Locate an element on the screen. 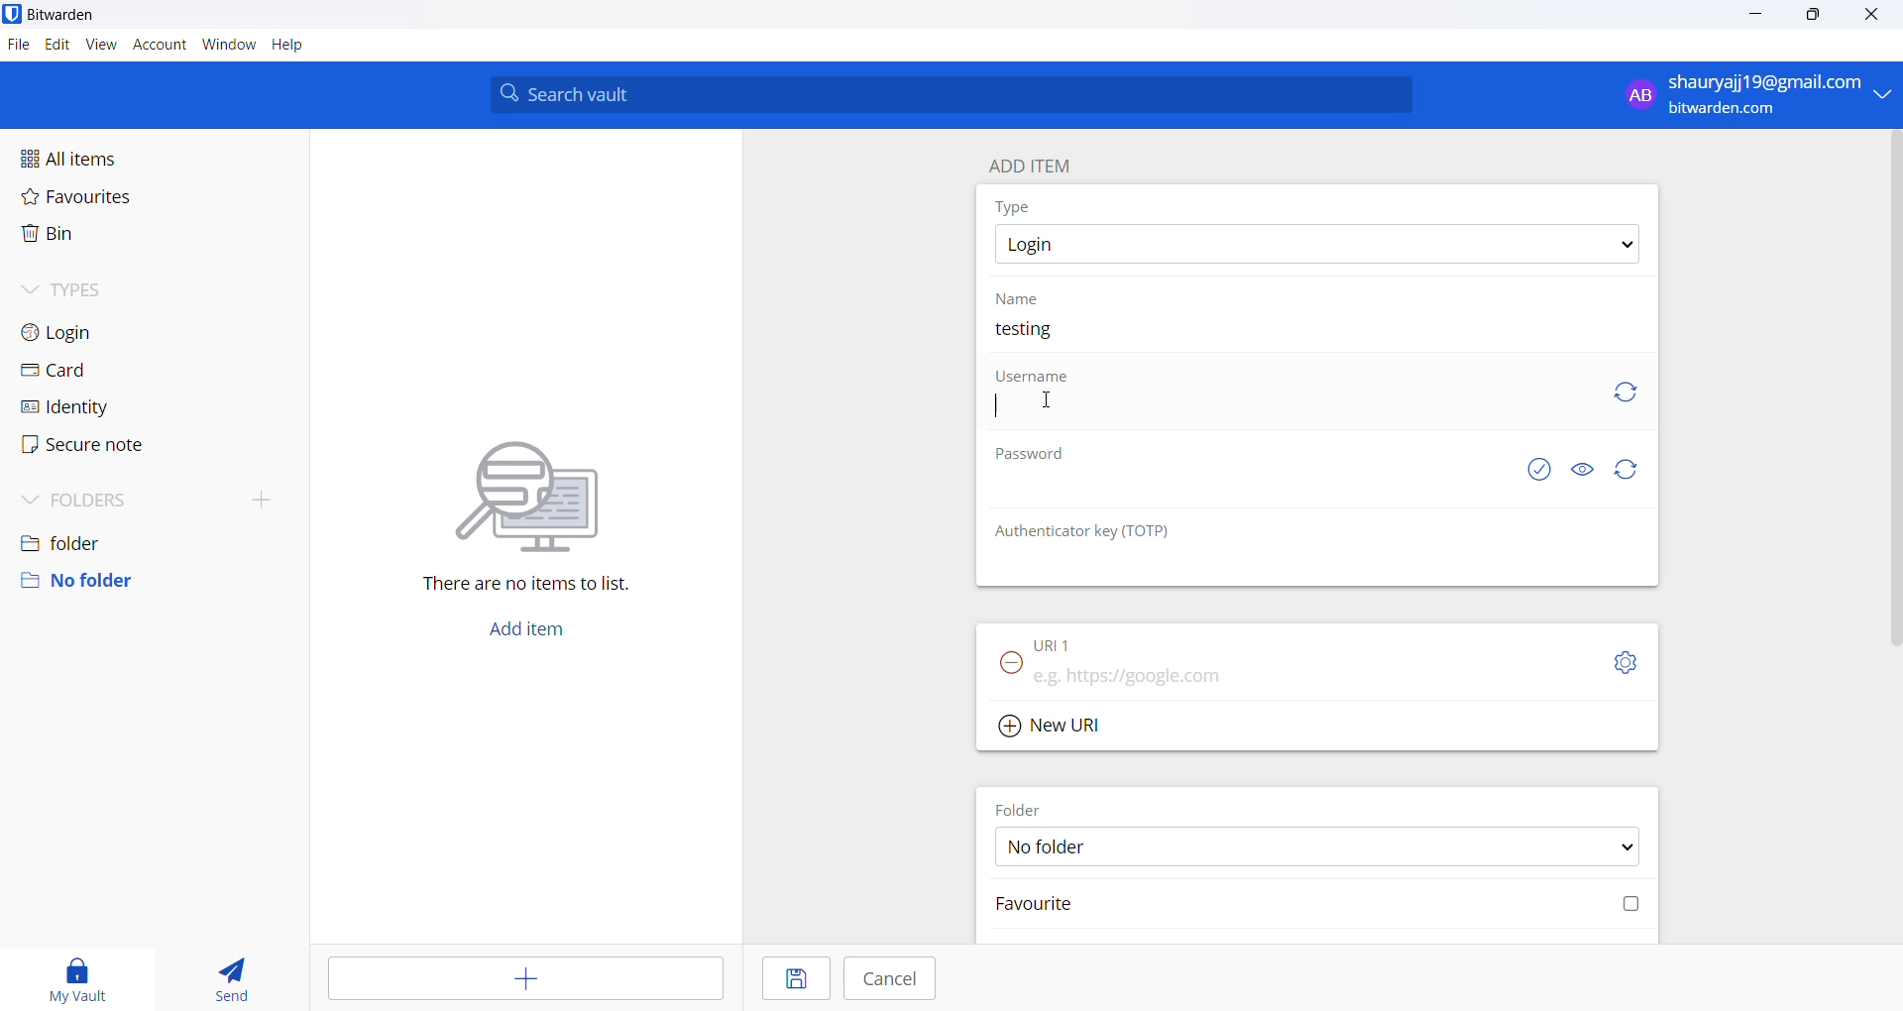 This screenshot has width=1903, height=1011. card is located at coordinates (103, 371).